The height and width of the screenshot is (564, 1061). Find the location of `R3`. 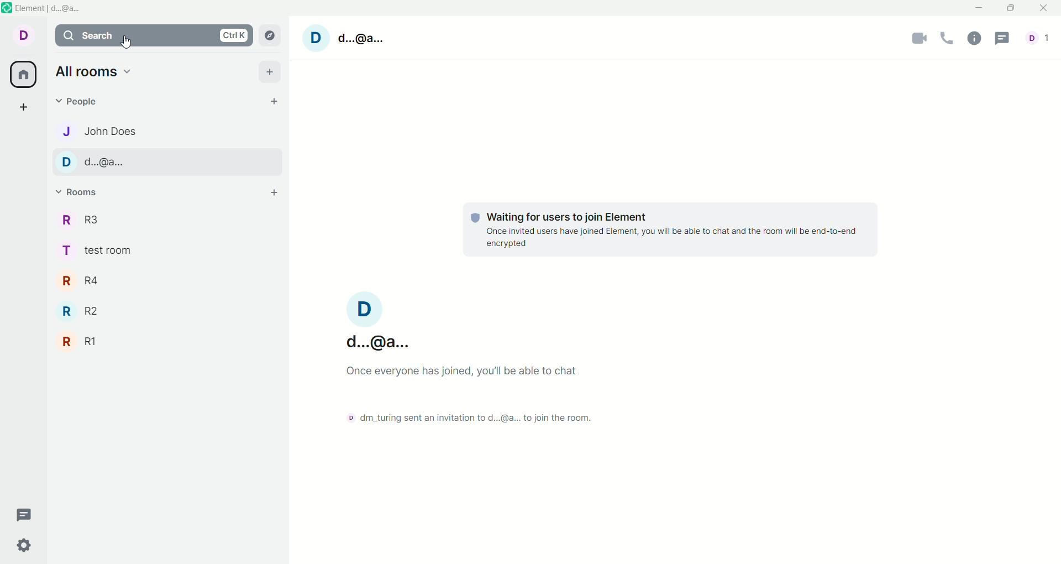

R3 is located at coordinates (170, 221).